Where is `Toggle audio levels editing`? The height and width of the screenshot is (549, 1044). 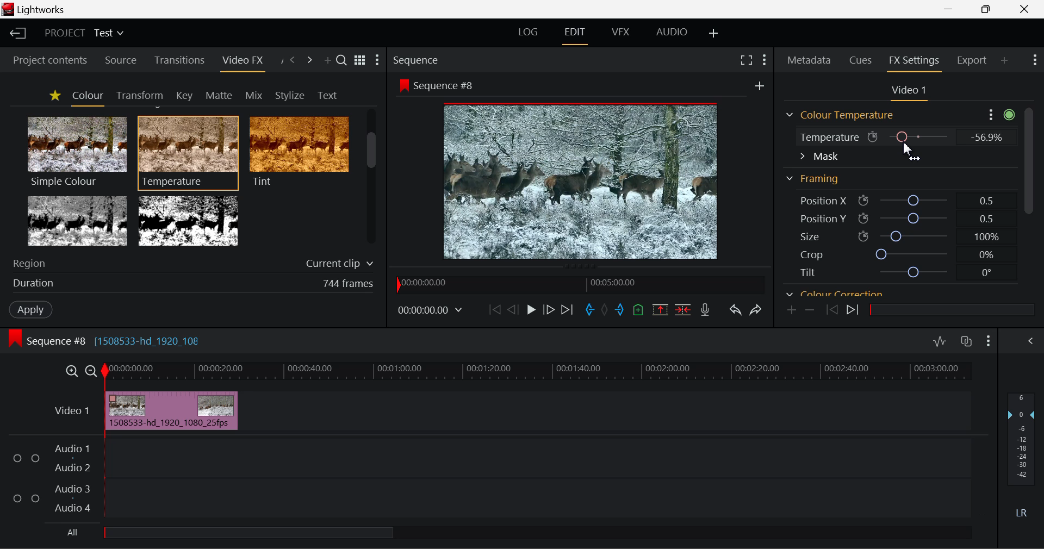 Toggle audio levels editing is located at coordinates (939, 340).